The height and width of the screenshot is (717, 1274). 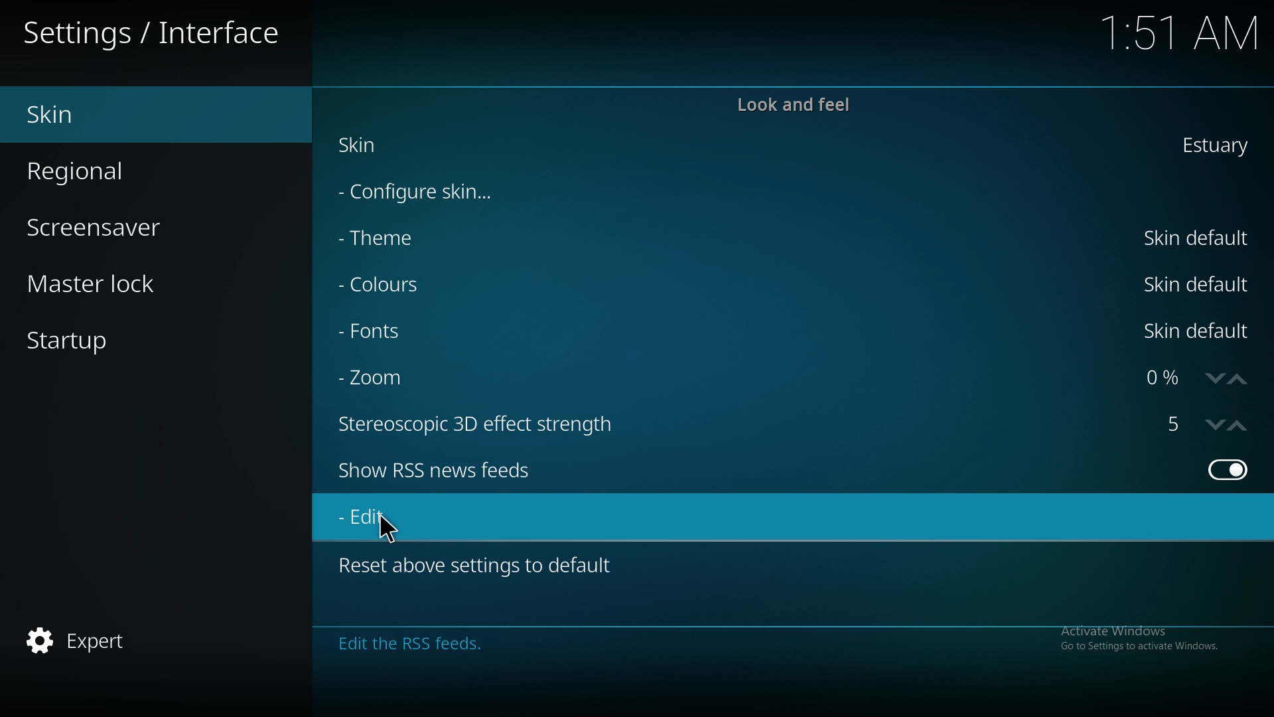 I want to click on increase zoom, so click(x=1239, y=379).